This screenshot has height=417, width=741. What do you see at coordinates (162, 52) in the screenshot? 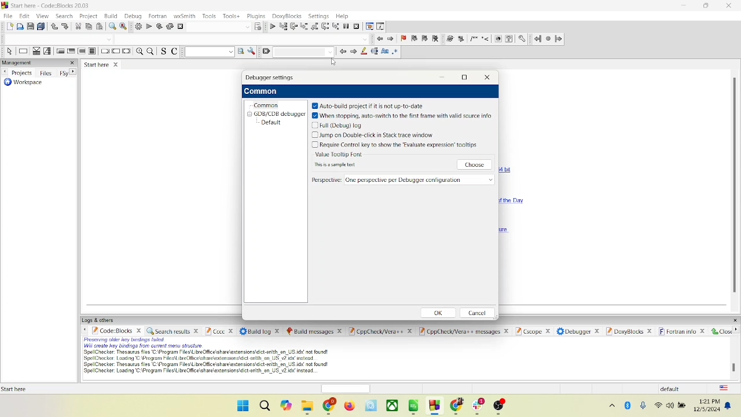
I see `toggle source` at bounding box center [162, 52].